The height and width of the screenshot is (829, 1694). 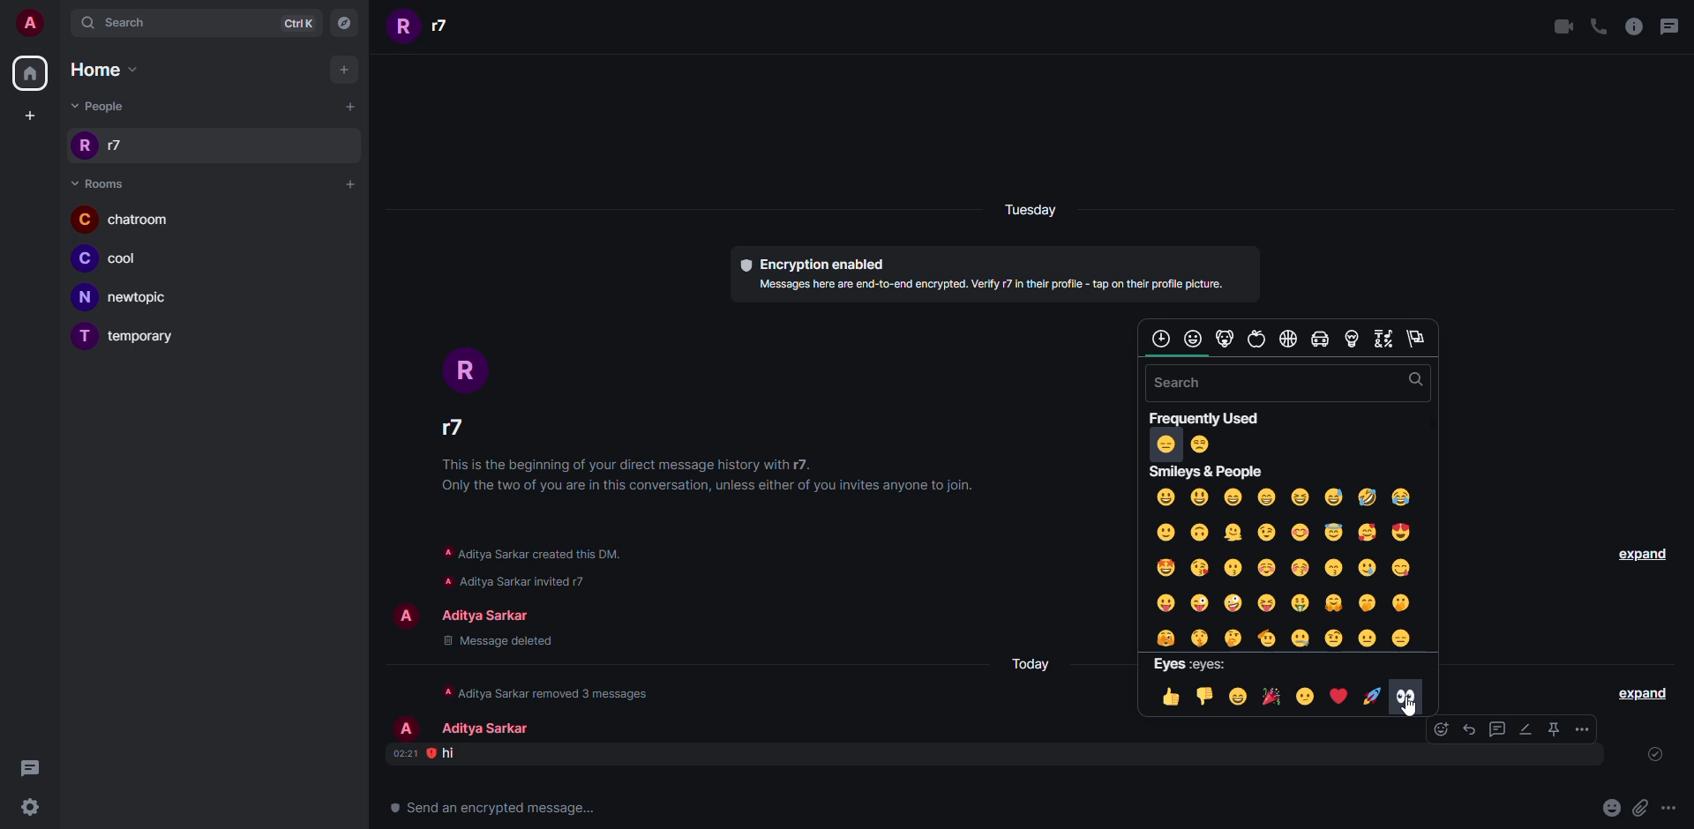 I want to click on category, so click(x=1290, y=340).